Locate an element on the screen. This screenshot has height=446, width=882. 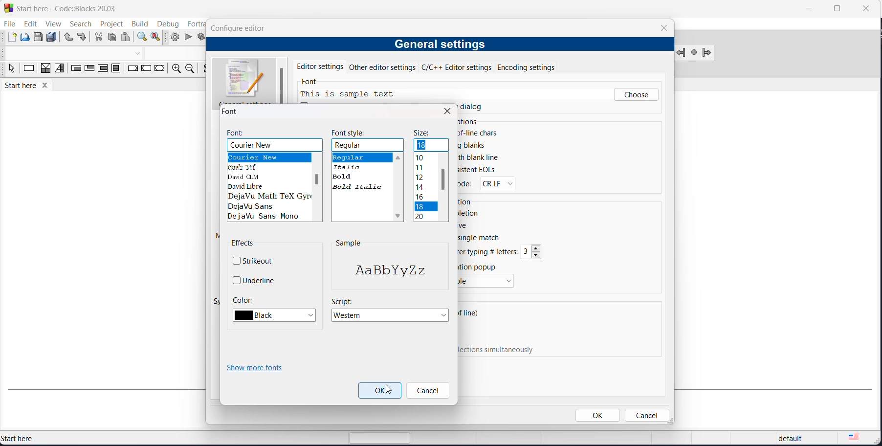
ition is located at coordinates (467, 201).